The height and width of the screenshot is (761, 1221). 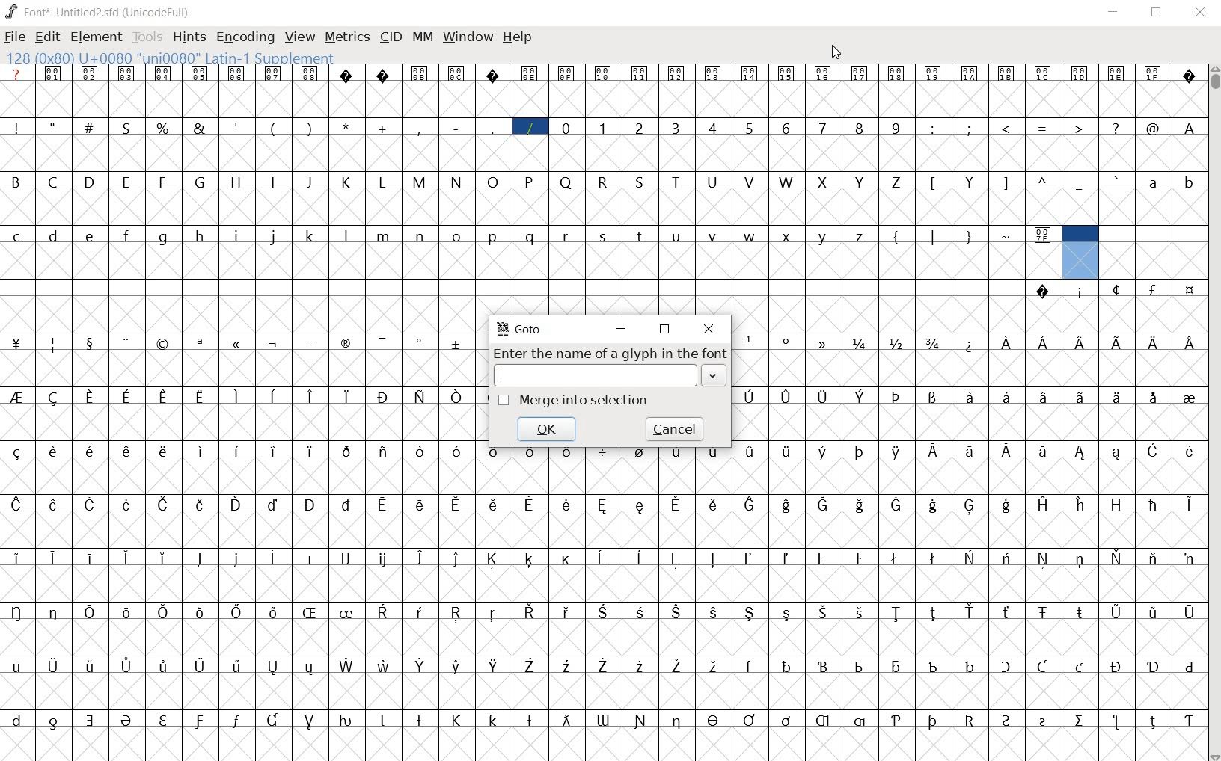 What do you see at coordinates (824, 611) in the screenshot?
I see `Symbol` at bounding box center [824, 611].